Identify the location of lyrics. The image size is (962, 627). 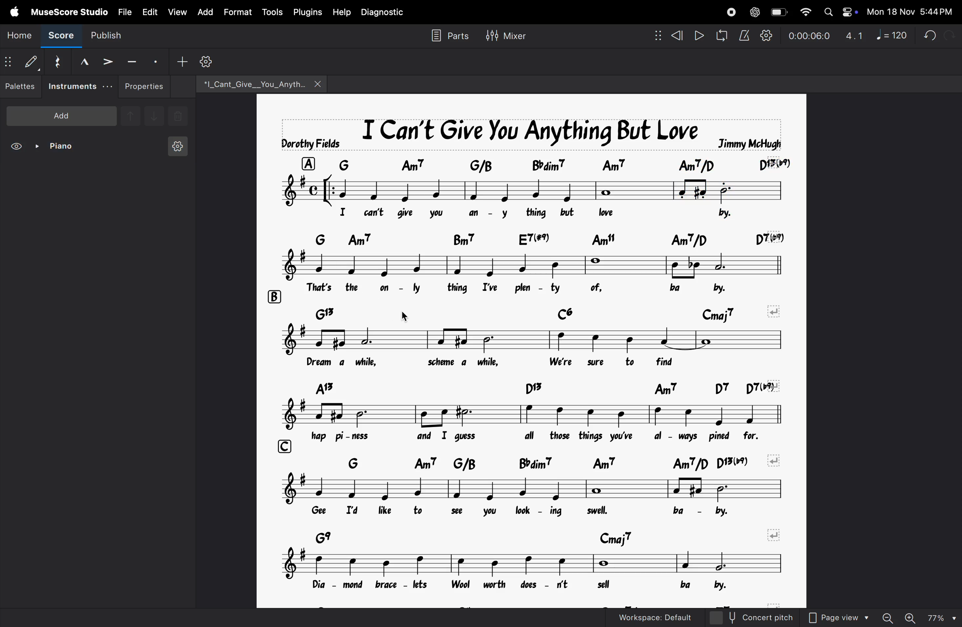
(530, 436).